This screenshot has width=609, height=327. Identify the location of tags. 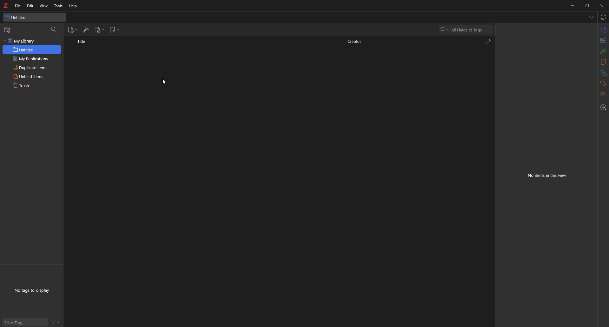
(603, 83).